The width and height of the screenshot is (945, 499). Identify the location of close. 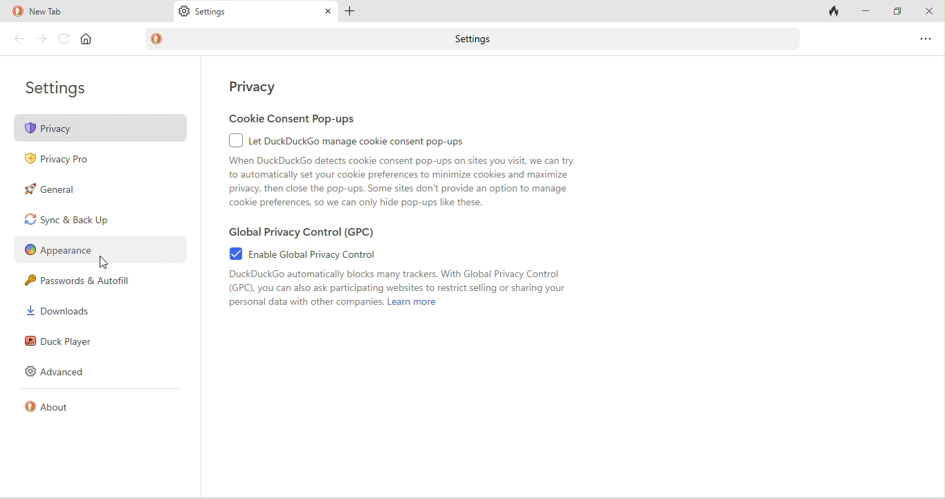
(929, 12).